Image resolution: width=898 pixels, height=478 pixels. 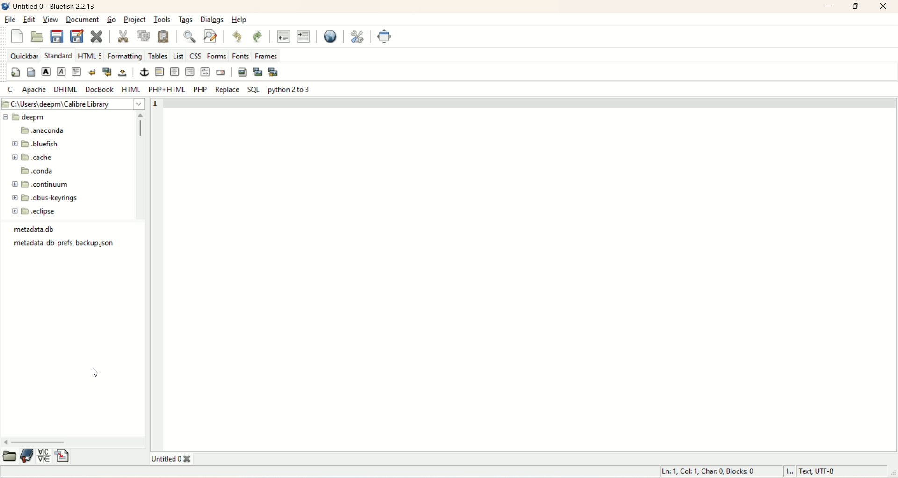 What do you see at coordinates (358, 36) in the screenshot?
I see `edit preferences` at bounding box center [358, 36].